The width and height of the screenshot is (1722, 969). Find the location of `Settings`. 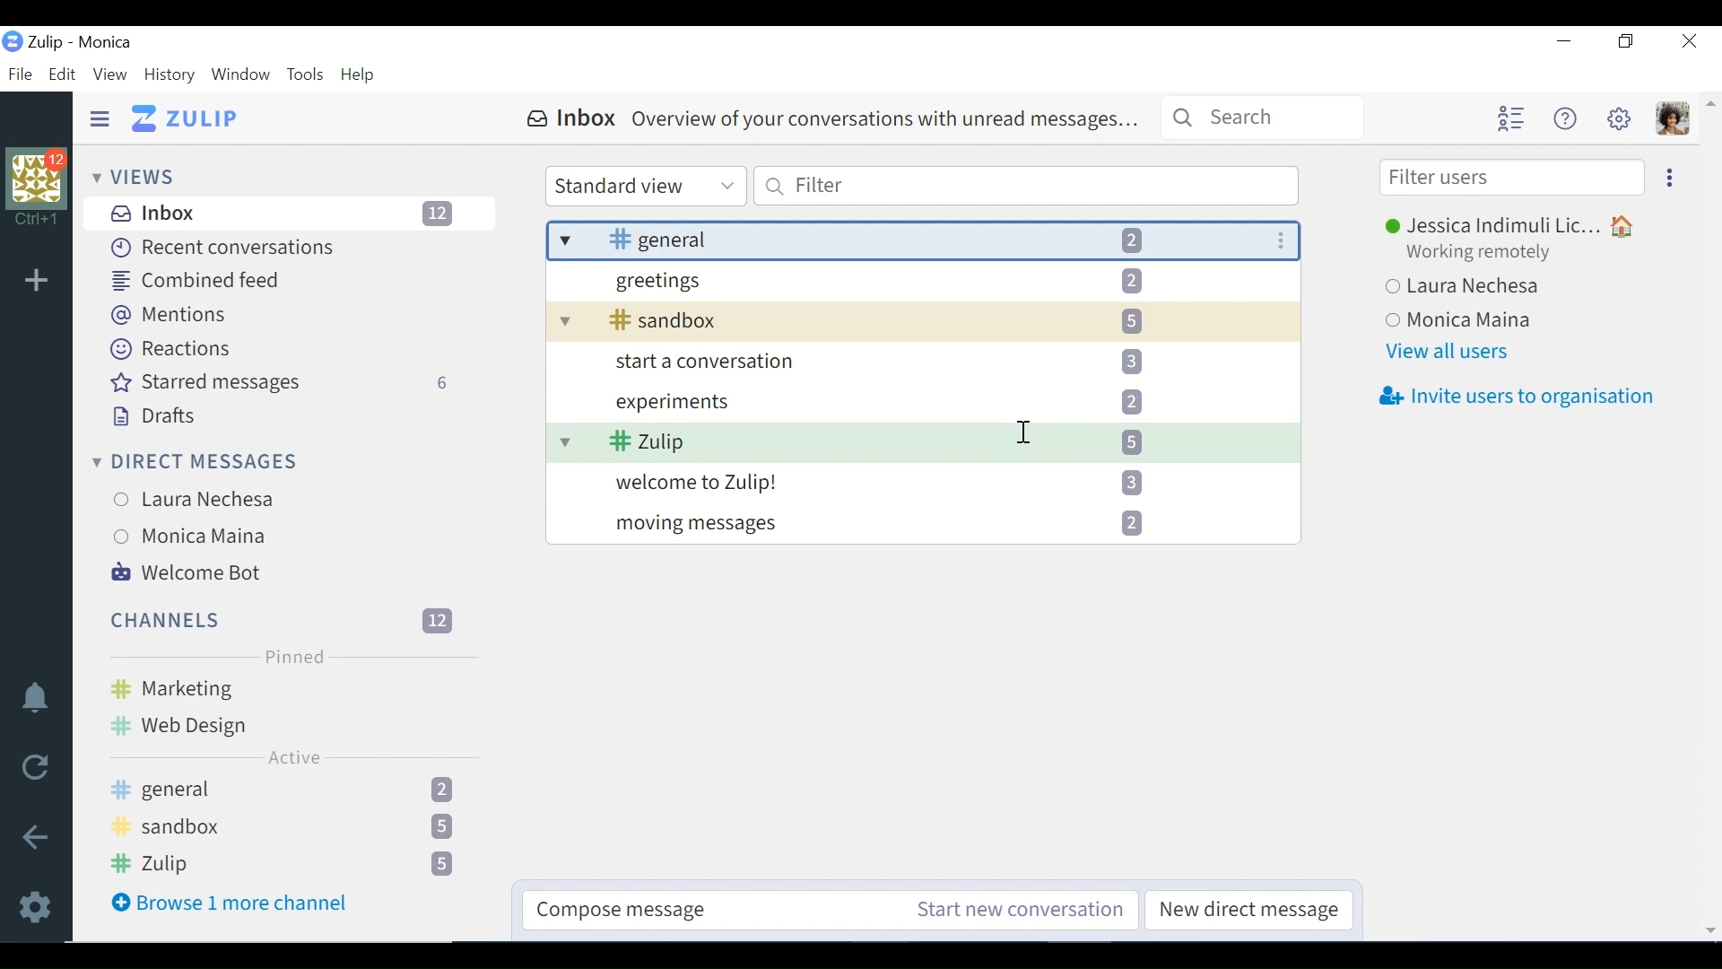

Settings is located at coordinates (33, 908).